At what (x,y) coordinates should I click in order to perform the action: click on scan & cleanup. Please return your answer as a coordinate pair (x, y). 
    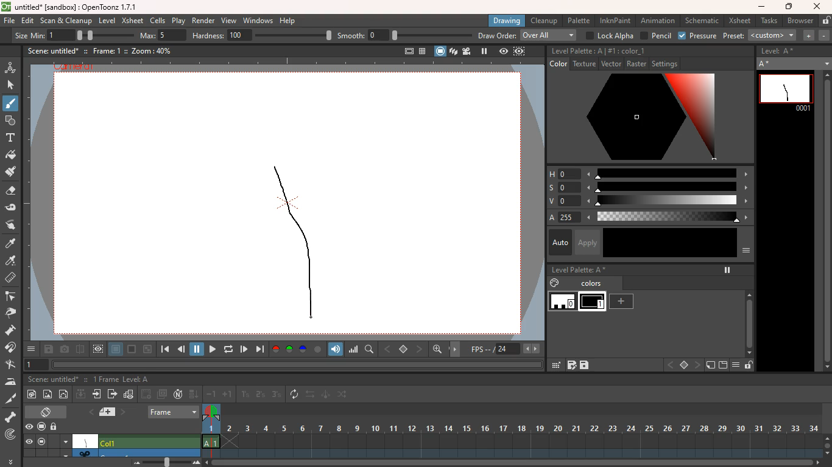
    Looking at the image, I should click on (67, 20).